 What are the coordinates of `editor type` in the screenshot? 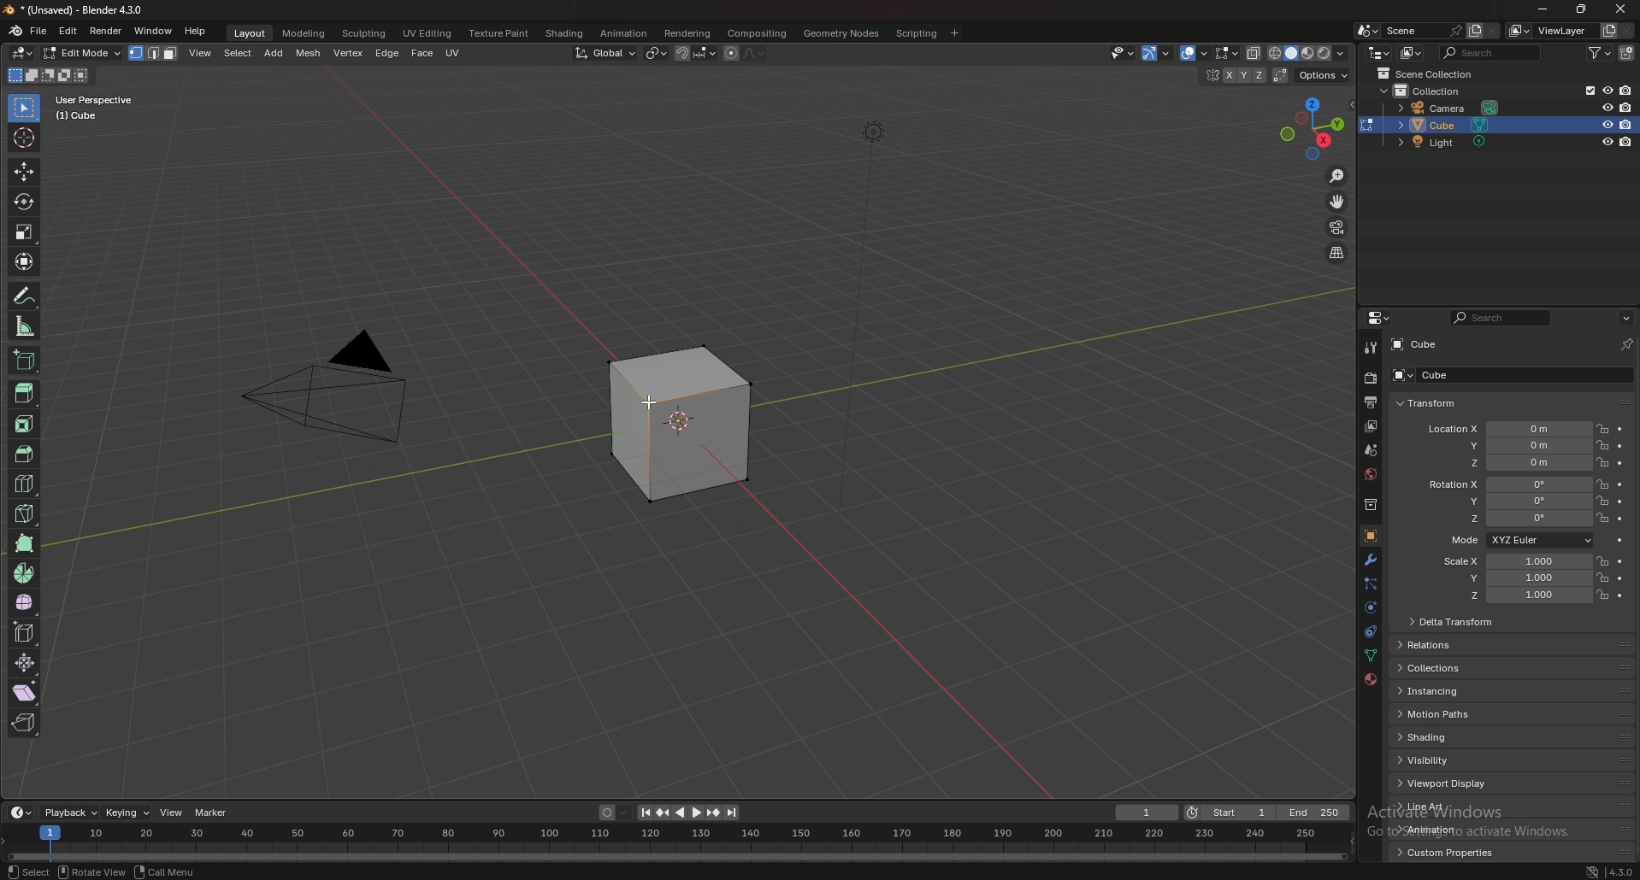 It's located at (23, 53).